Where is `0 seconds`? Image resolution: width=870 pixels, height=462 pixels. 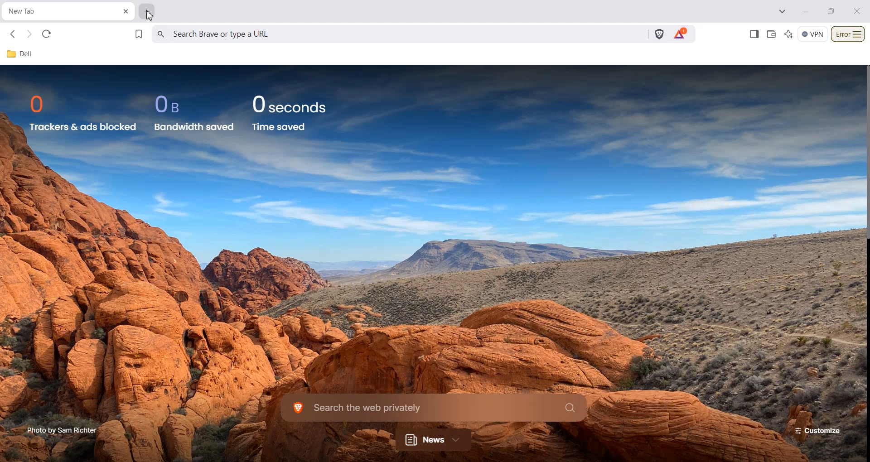 0 seconds is located at coordinates (295, 103).